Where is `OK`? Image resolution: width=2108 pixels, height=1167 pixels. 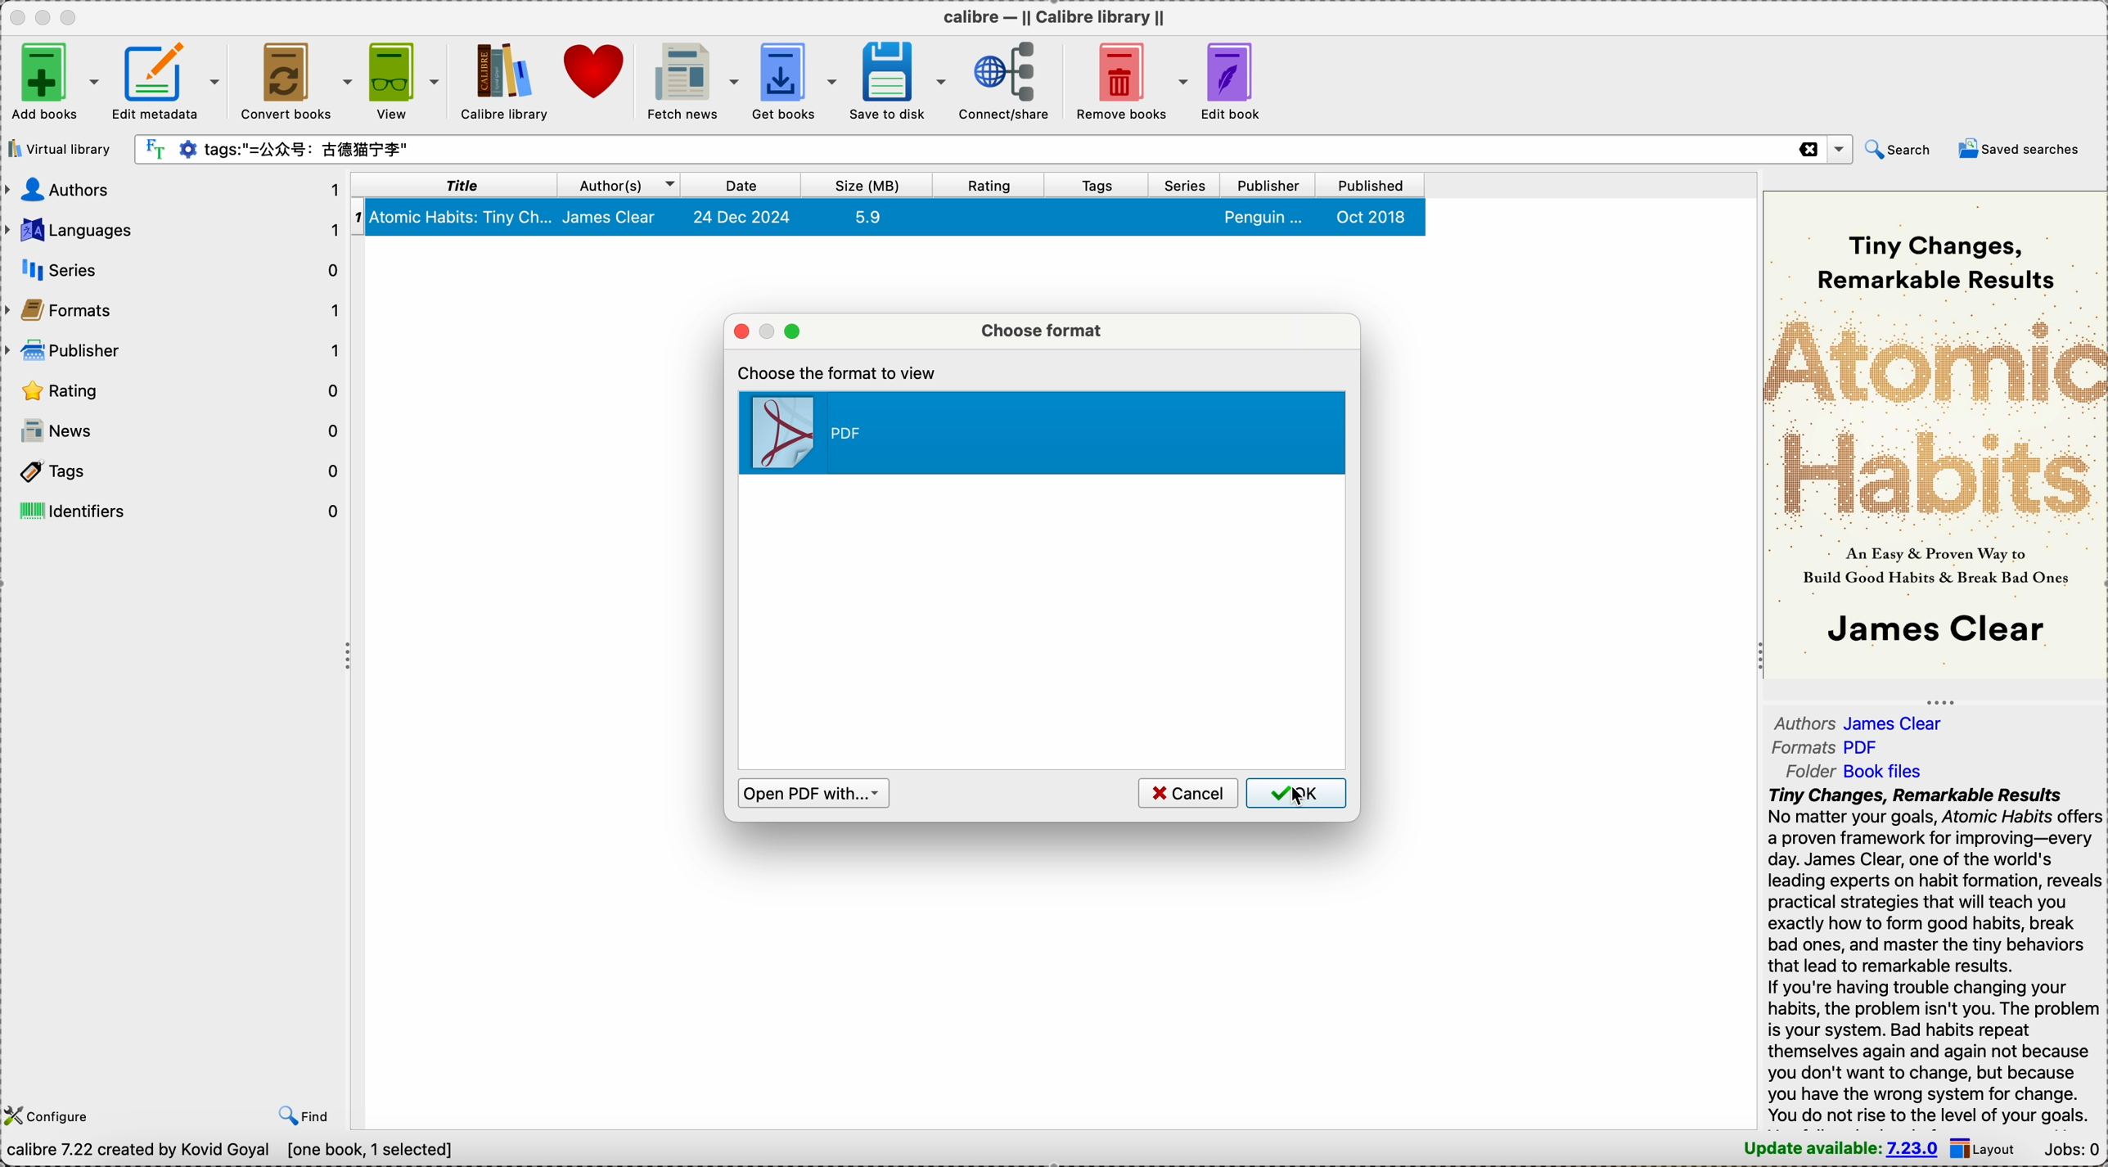
OK is located at coordinates (1266, 794).